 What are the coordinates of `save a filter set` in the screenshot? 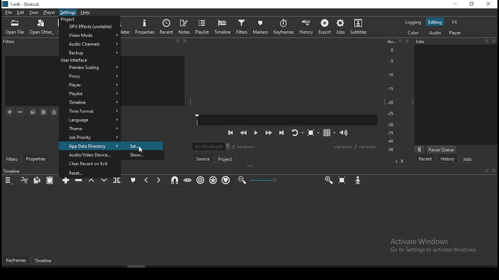 It's located at (54, 112).